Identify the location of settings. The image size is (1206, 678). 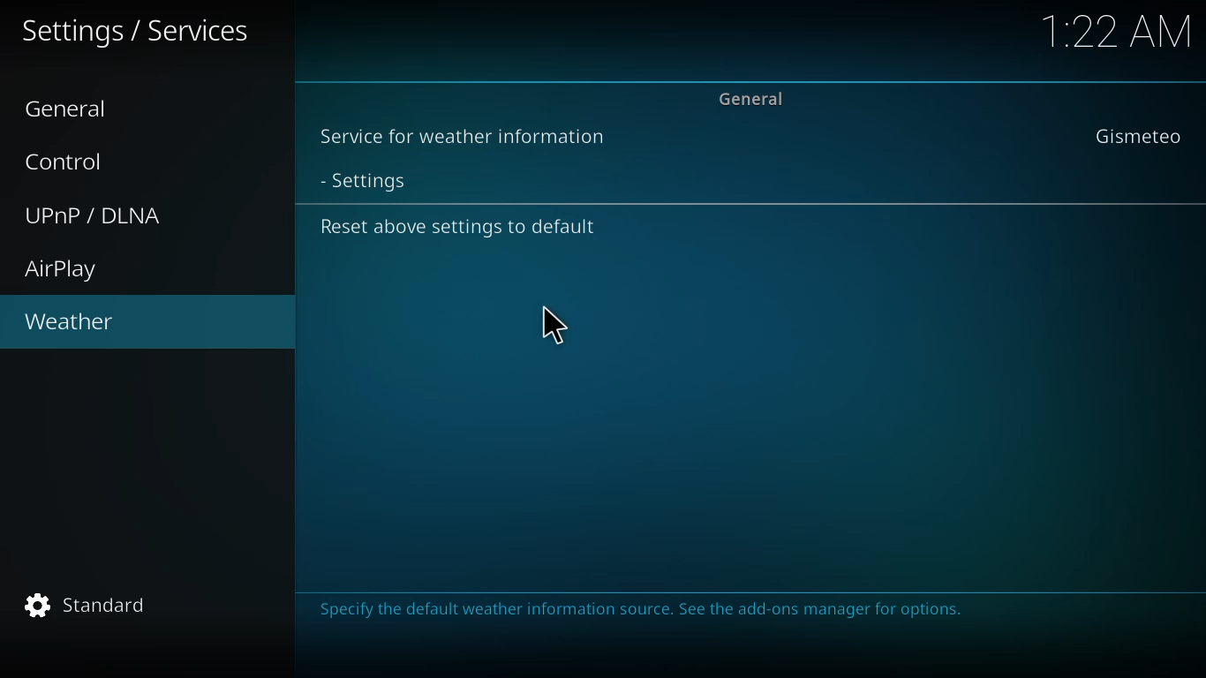
(138, 32).